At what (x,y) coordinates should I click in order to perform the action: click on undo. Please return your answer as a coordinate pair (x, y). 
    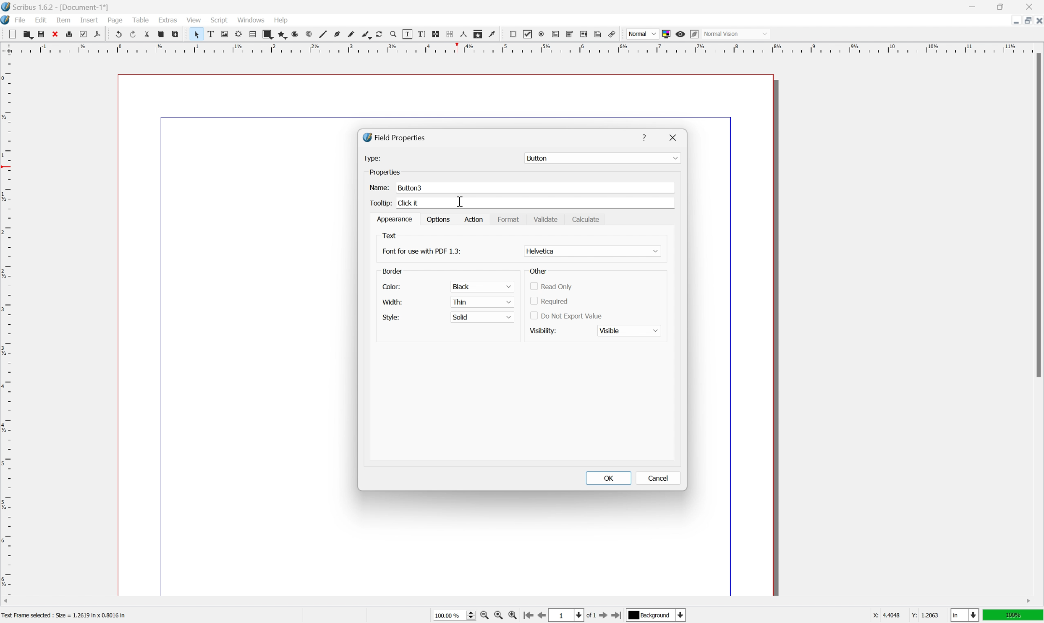
    Looking at the image, I should click on (120, 34).